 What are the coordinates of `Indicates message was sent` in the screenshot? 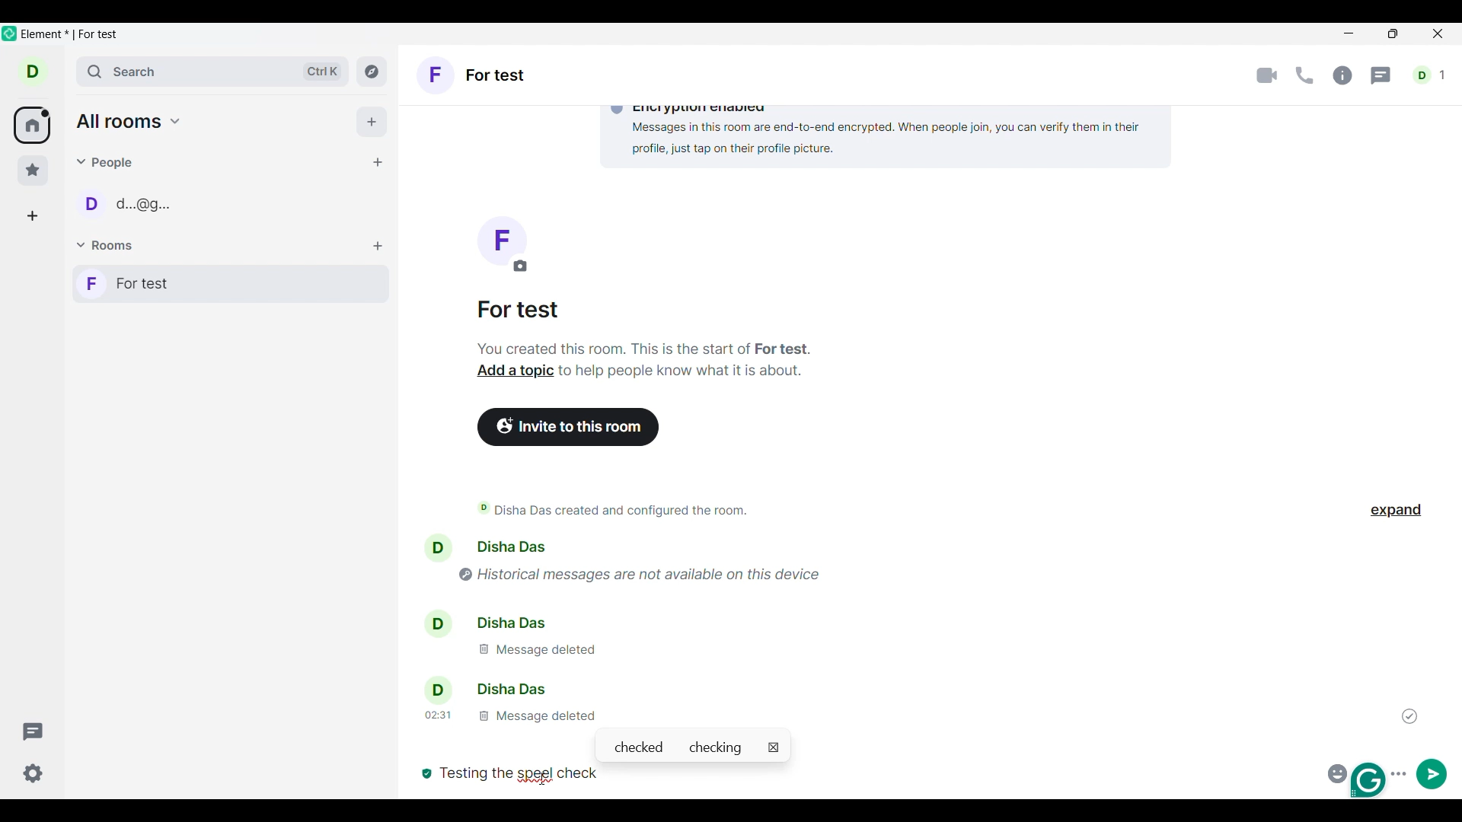 It's located at (1409, 716).